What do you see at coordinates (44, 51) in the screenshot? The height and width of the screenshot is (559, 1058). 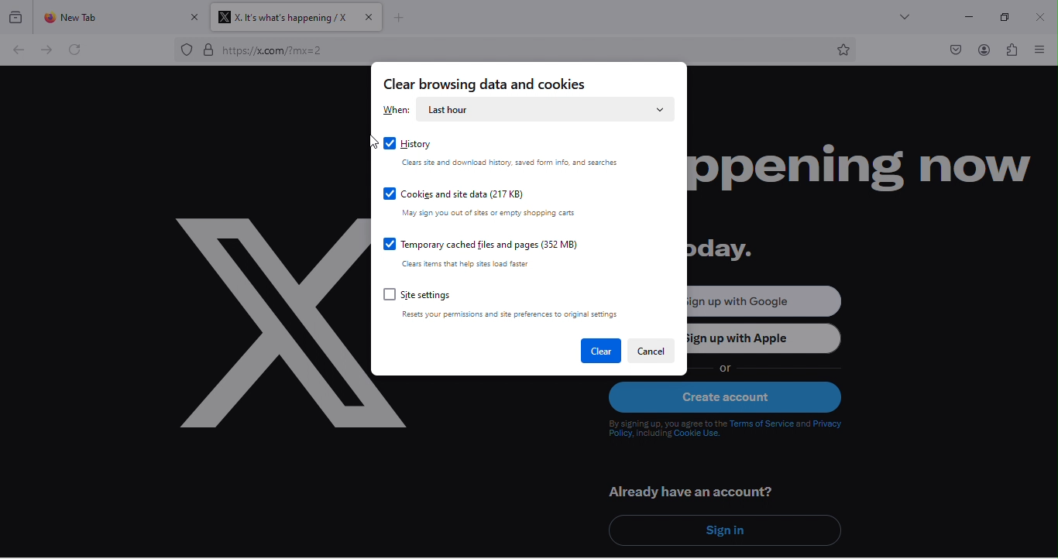 I see `forward` at bounding box center [44, 51].